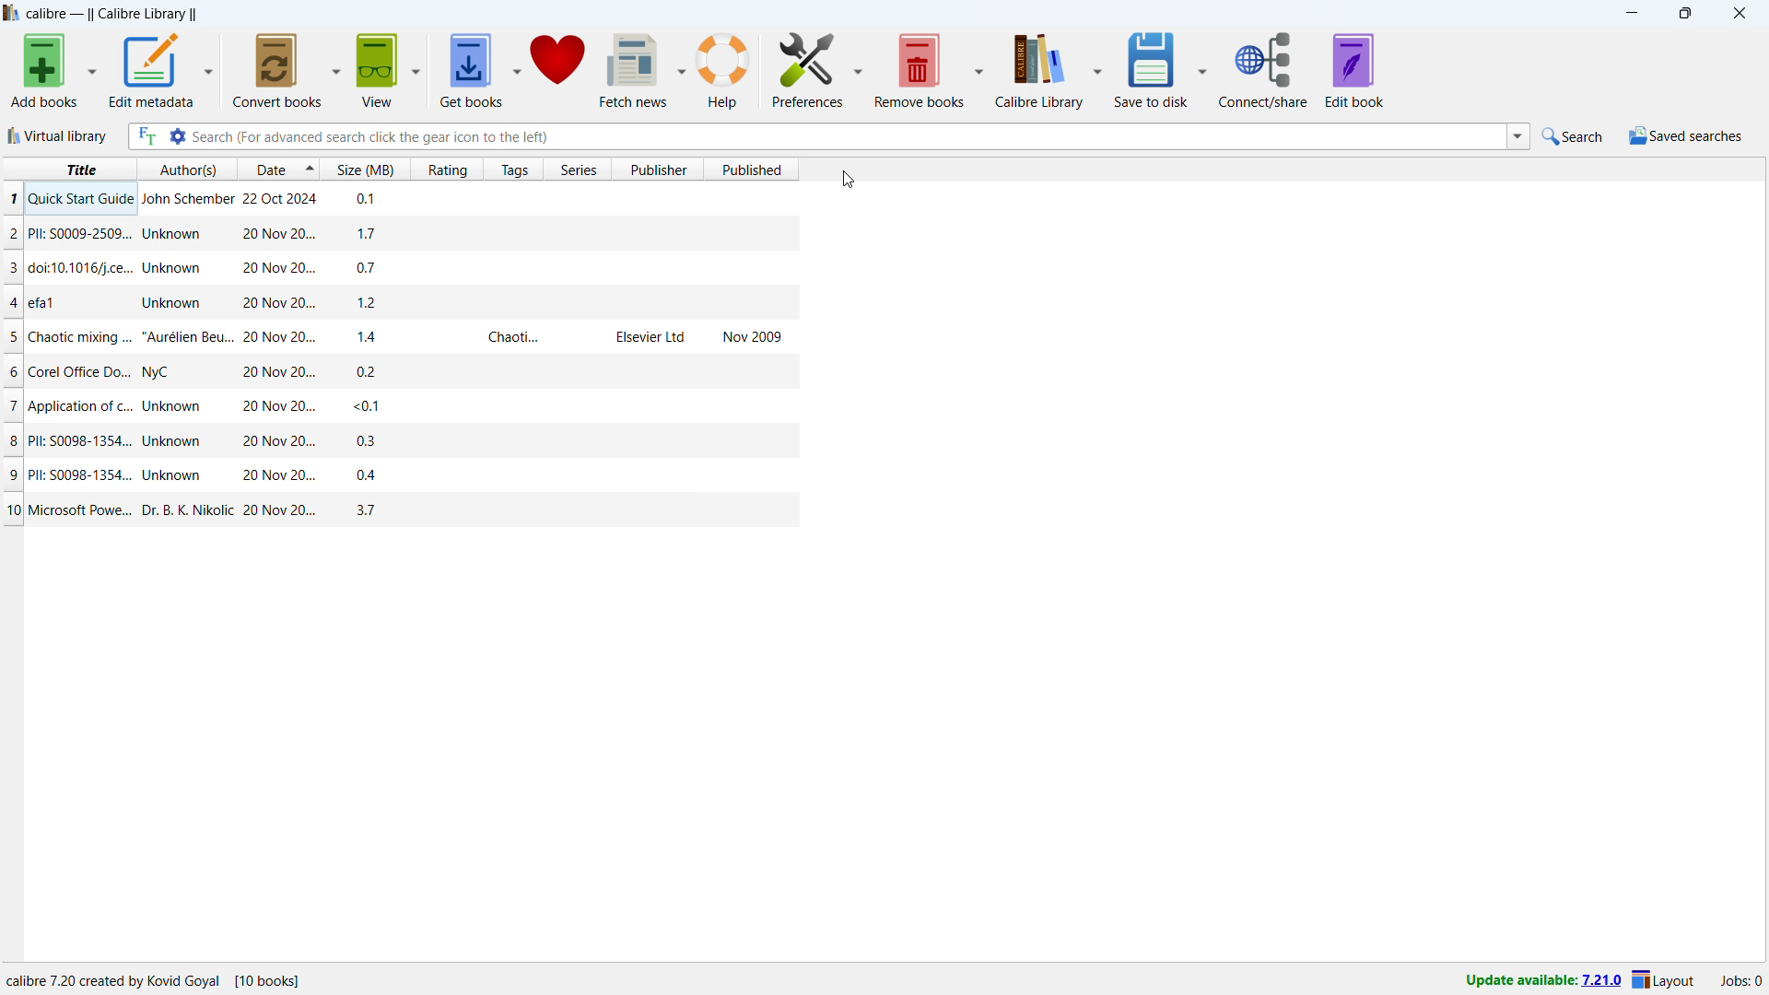  What do you see at coordinates (682, 69) in the screenshot?
I see `fetch news options` at bounding box center [682, 69].